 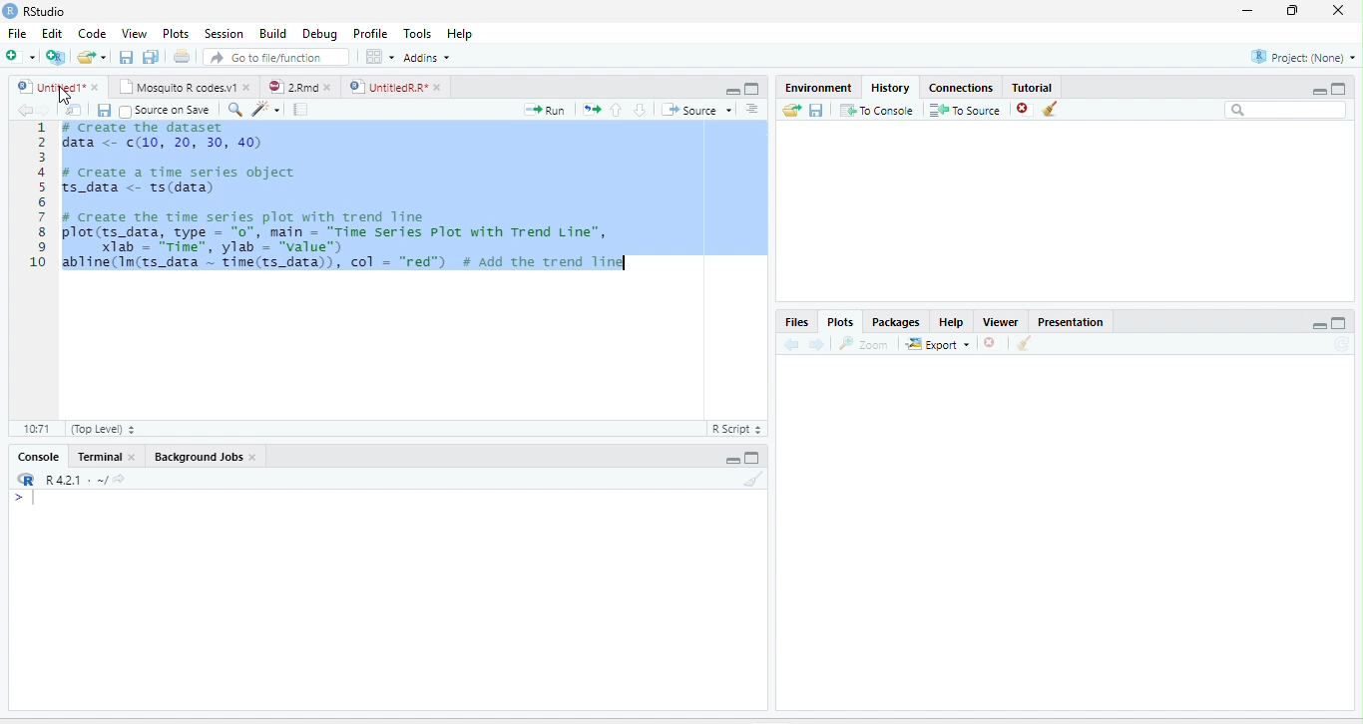 I want to click on Previous plot, so click(x=791, y=343).